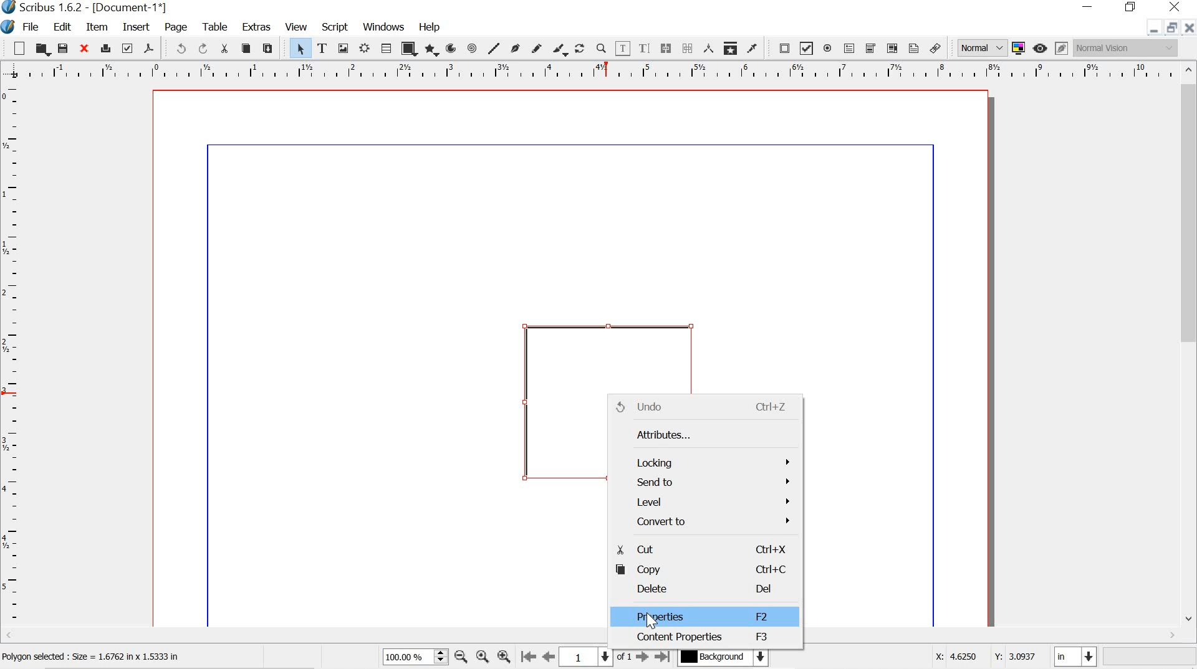 The height and width of the screenshot is (669, 1197). What do you see at coordinates (642, 659) in the screenshot?
I see `go to next page` at bounding box center [642, 659].